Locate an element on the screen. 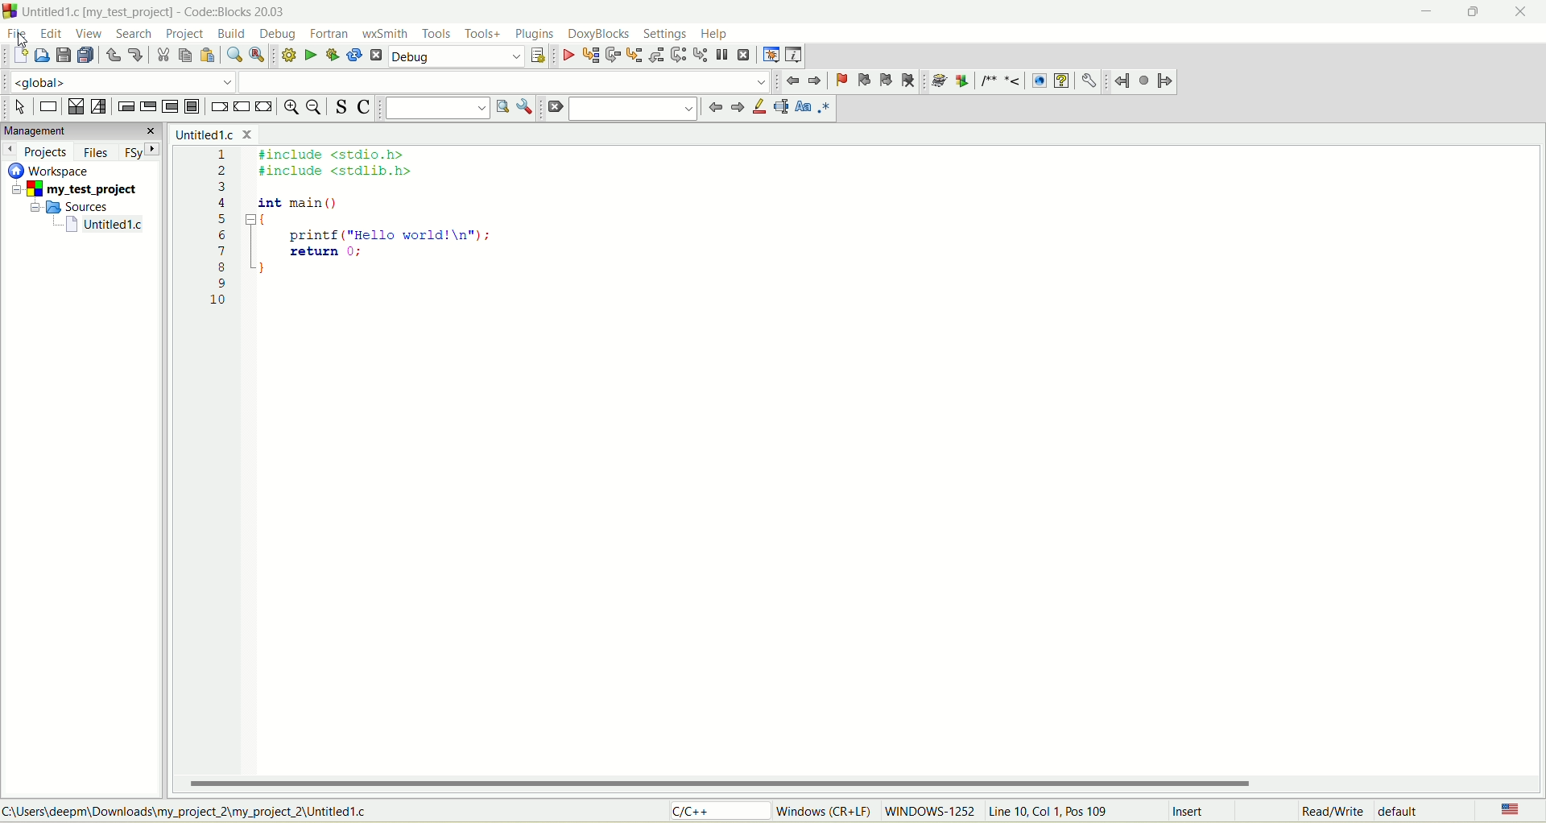 The image size is (1546, 823). run is located at coordinates (310, 54).